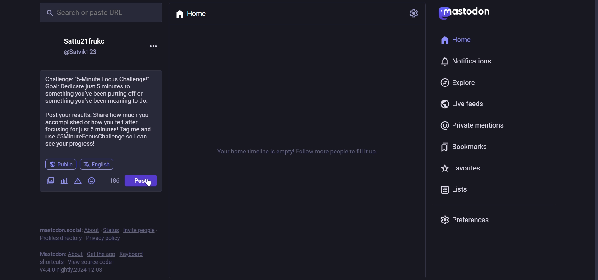  Describe the element at coordinates (101, 254) in the screenshot. I see `get the app` at that location.